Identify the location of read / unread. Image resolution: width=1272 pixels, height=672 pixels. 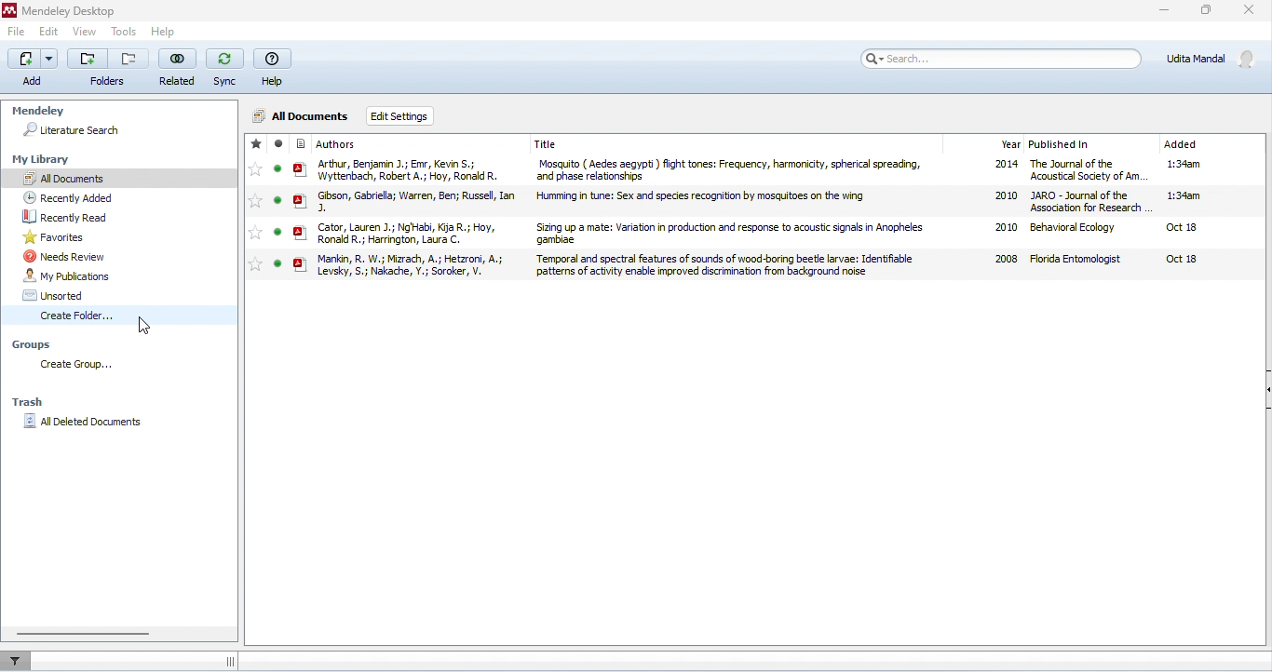
(281, 144).